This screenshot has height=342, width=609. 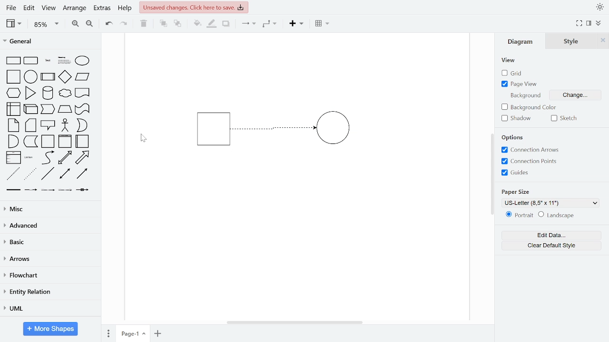 What do you see at coordinates (15, 23) in the screenshot?
I see `view` at bounding box center [15, 23].